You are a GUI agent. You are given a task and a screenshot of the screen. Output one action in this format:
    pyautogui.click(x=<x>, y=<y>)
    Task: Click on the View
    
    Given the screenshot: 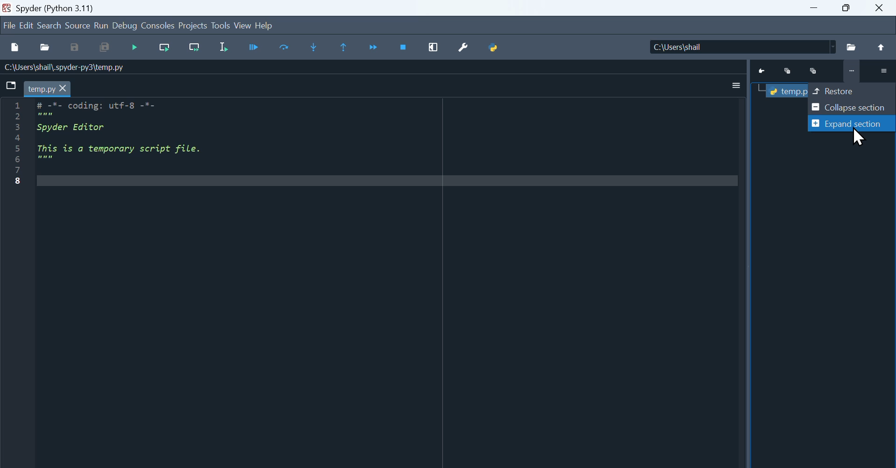 What is the action you would take?
    pyautogui.click(x=243, y=26)
    